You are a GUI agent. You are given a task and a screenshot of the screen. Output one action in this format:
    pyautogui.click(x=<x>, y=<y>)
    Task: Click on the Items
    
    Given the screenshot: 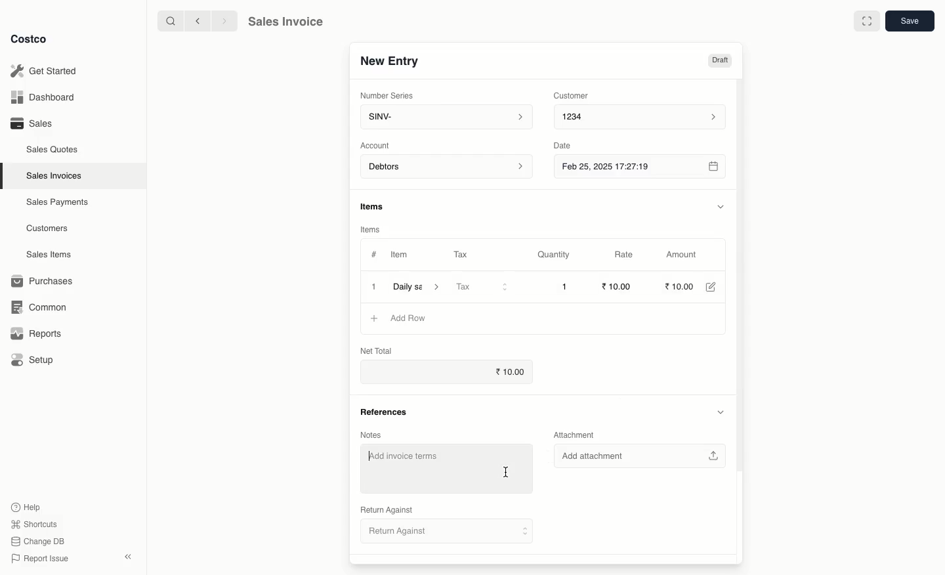 What is the action you would take?
    pyautogui.click(x=371, y=228)
    